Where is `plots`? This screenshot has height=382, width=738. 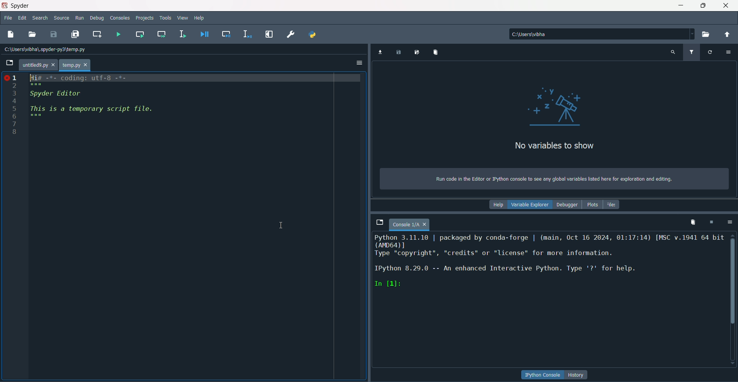
plots is located at coordinates (592, 205).